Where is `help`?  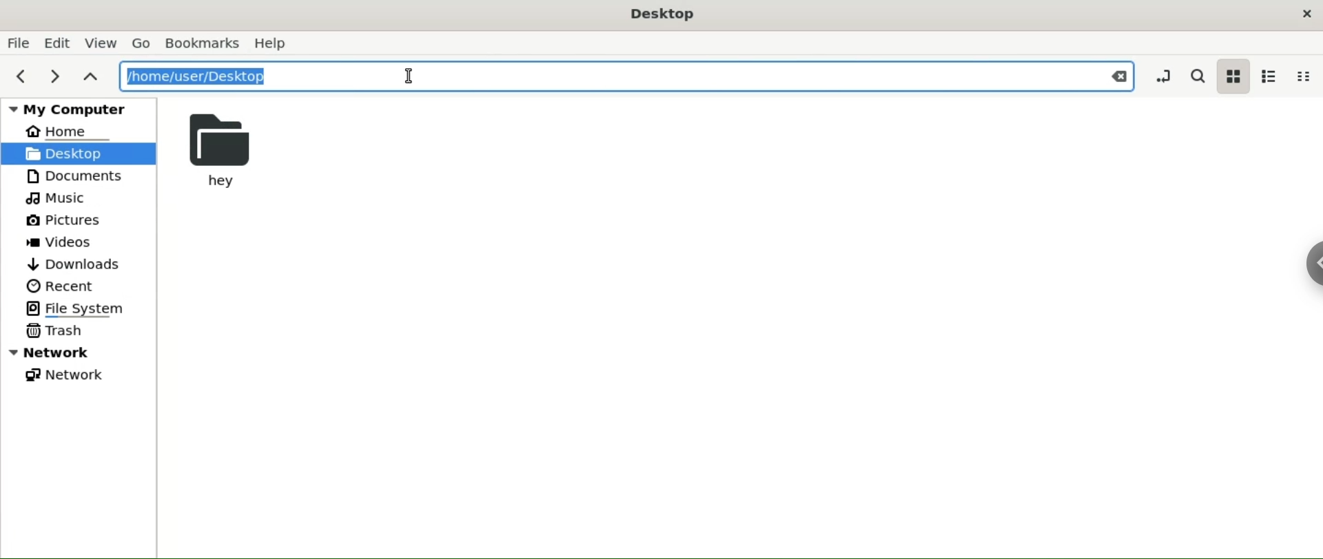 help is located at coordinates (270, 43).